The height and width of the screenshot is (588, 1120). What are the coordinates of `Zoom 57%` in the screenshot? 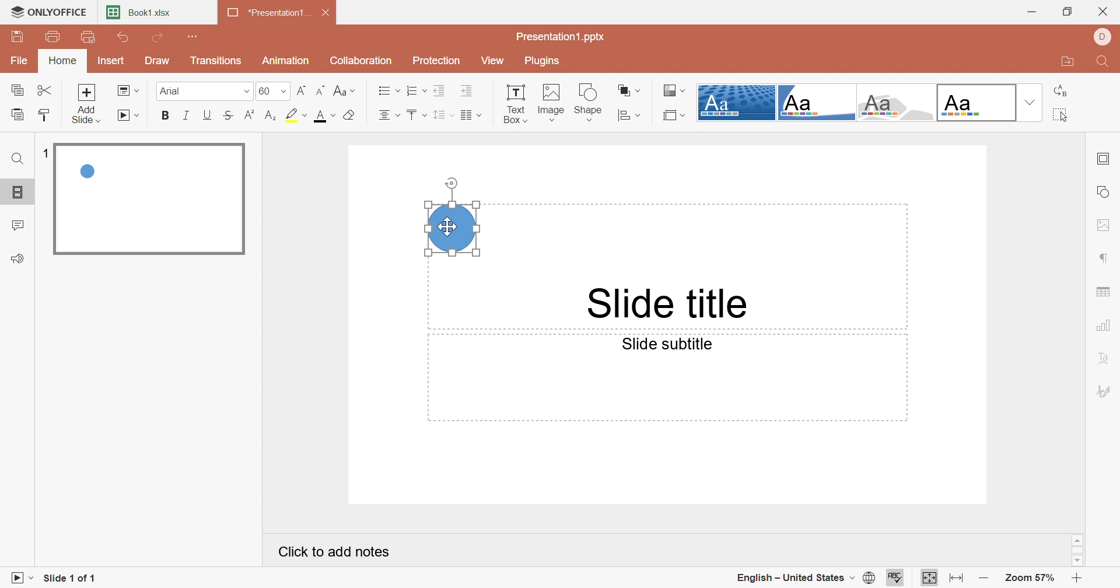 It's located at (1030, 577).